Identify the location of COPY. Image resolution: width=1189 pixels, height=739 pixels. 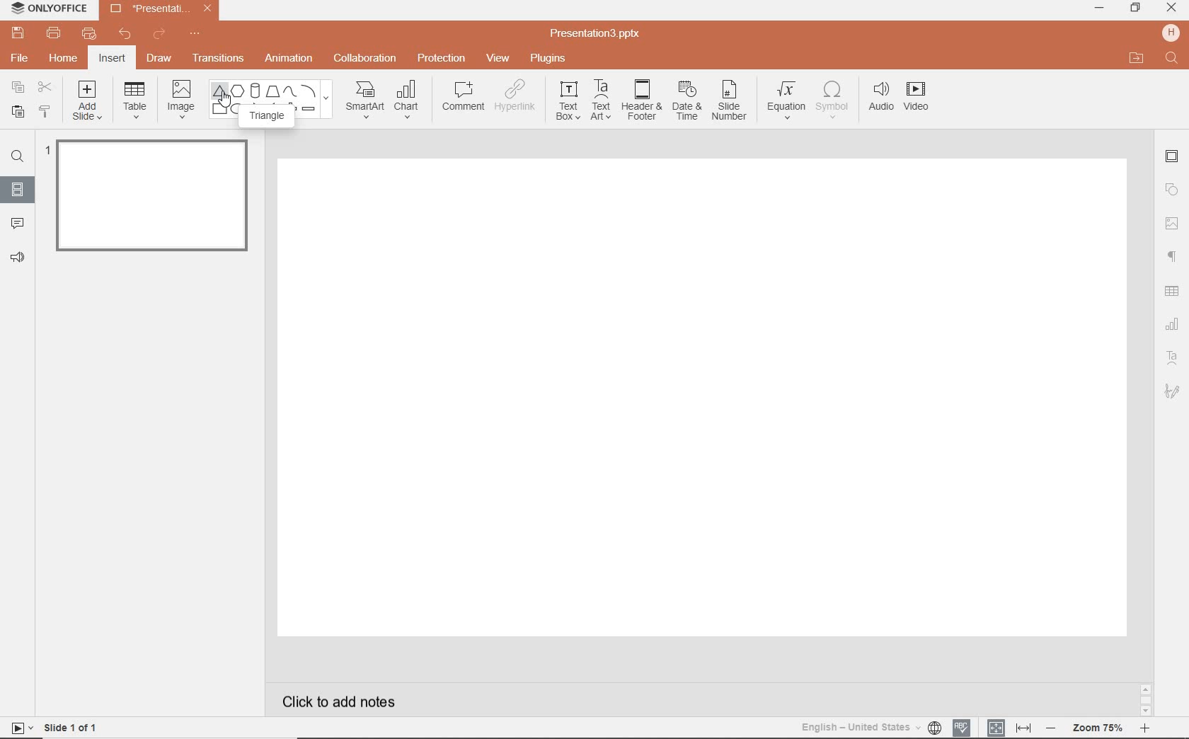
(18, 89).